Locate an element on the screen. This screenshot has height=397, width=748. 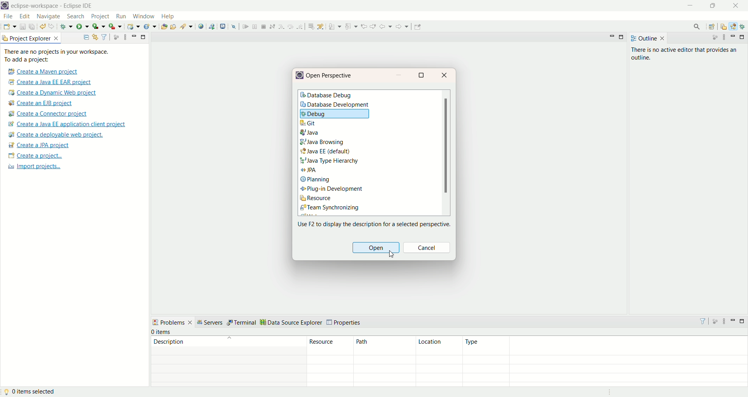
use step filters is located at coordinates (321, 26).